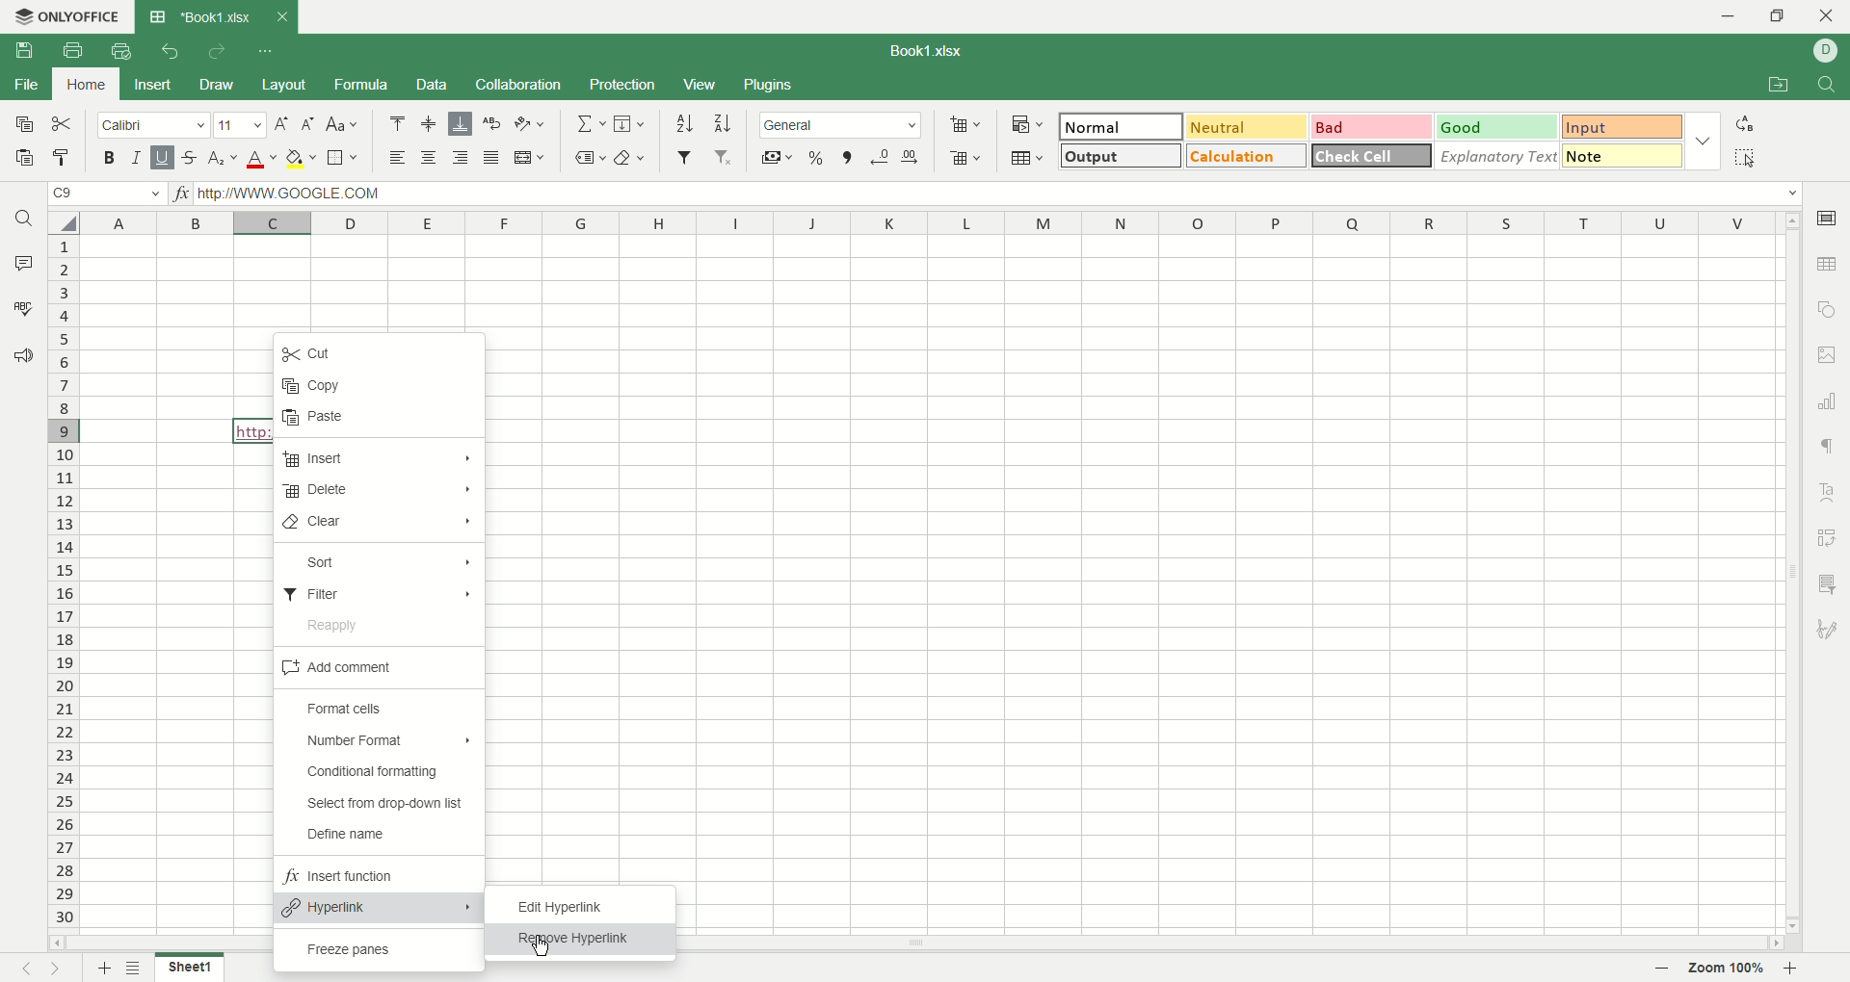 The image size is (1850, 982). Describe the element at coordinates (382, 588) in the screenshot. I see `filter` at that location.